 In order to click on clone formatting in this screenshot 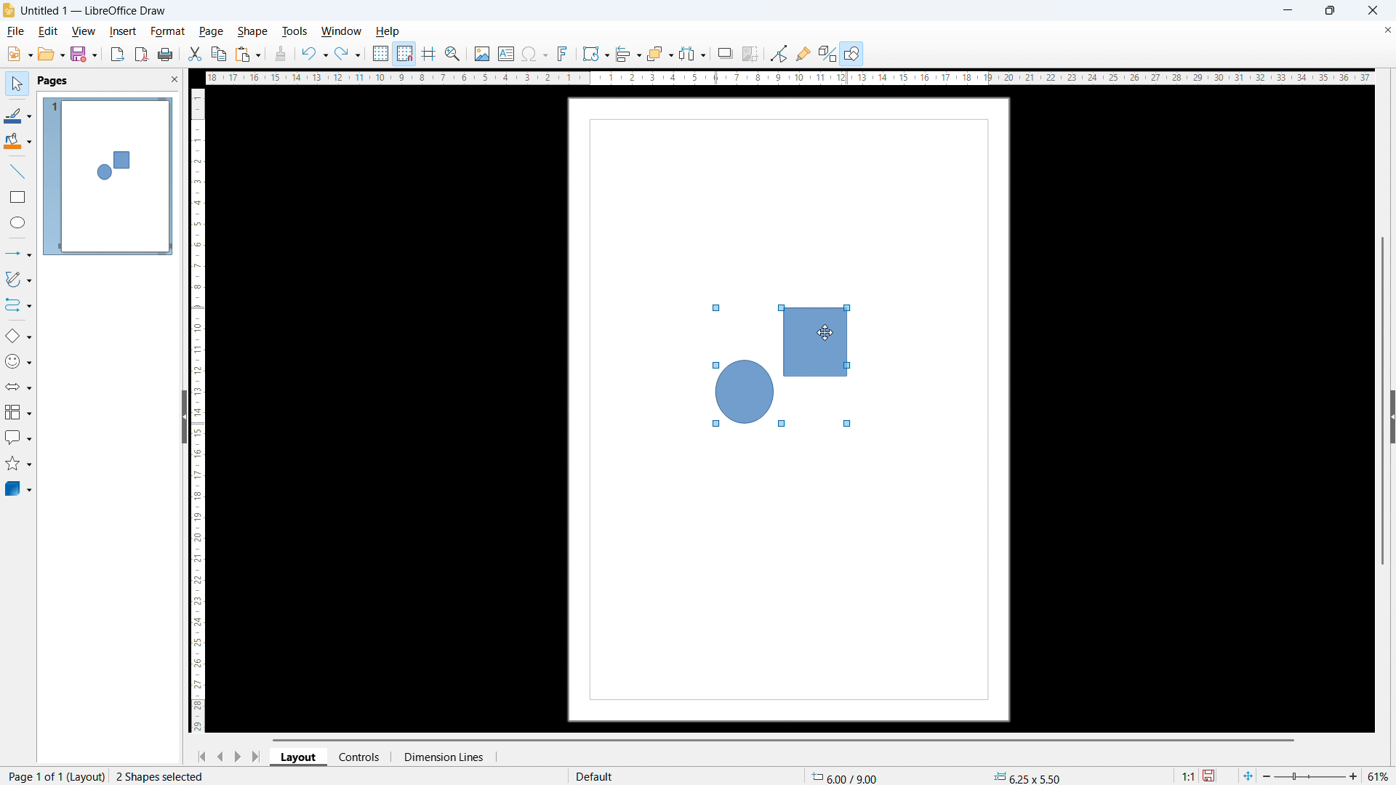, I will do `click(281, 54)`.